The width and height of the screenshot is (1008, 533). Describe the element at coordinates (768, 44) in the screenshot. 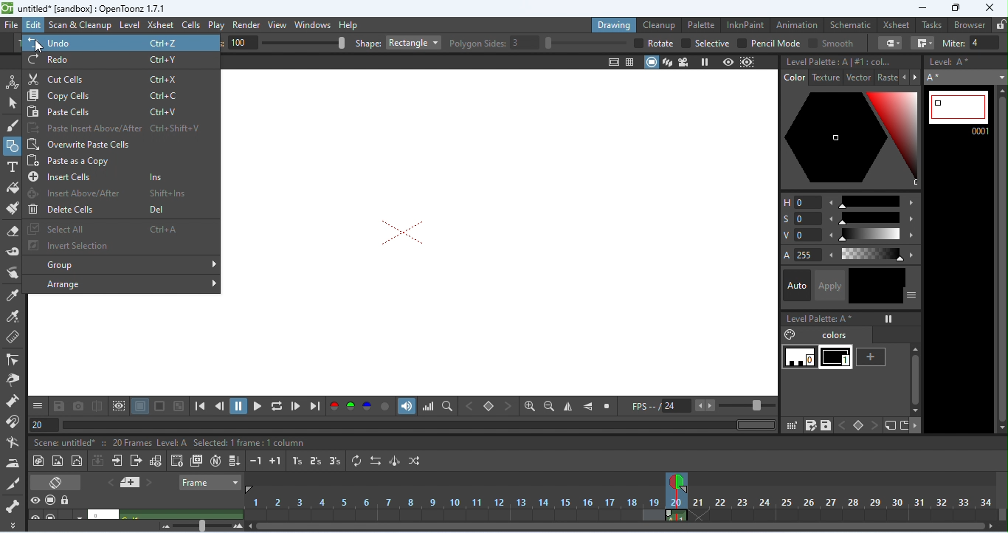

I see `pencil mode` at that location.